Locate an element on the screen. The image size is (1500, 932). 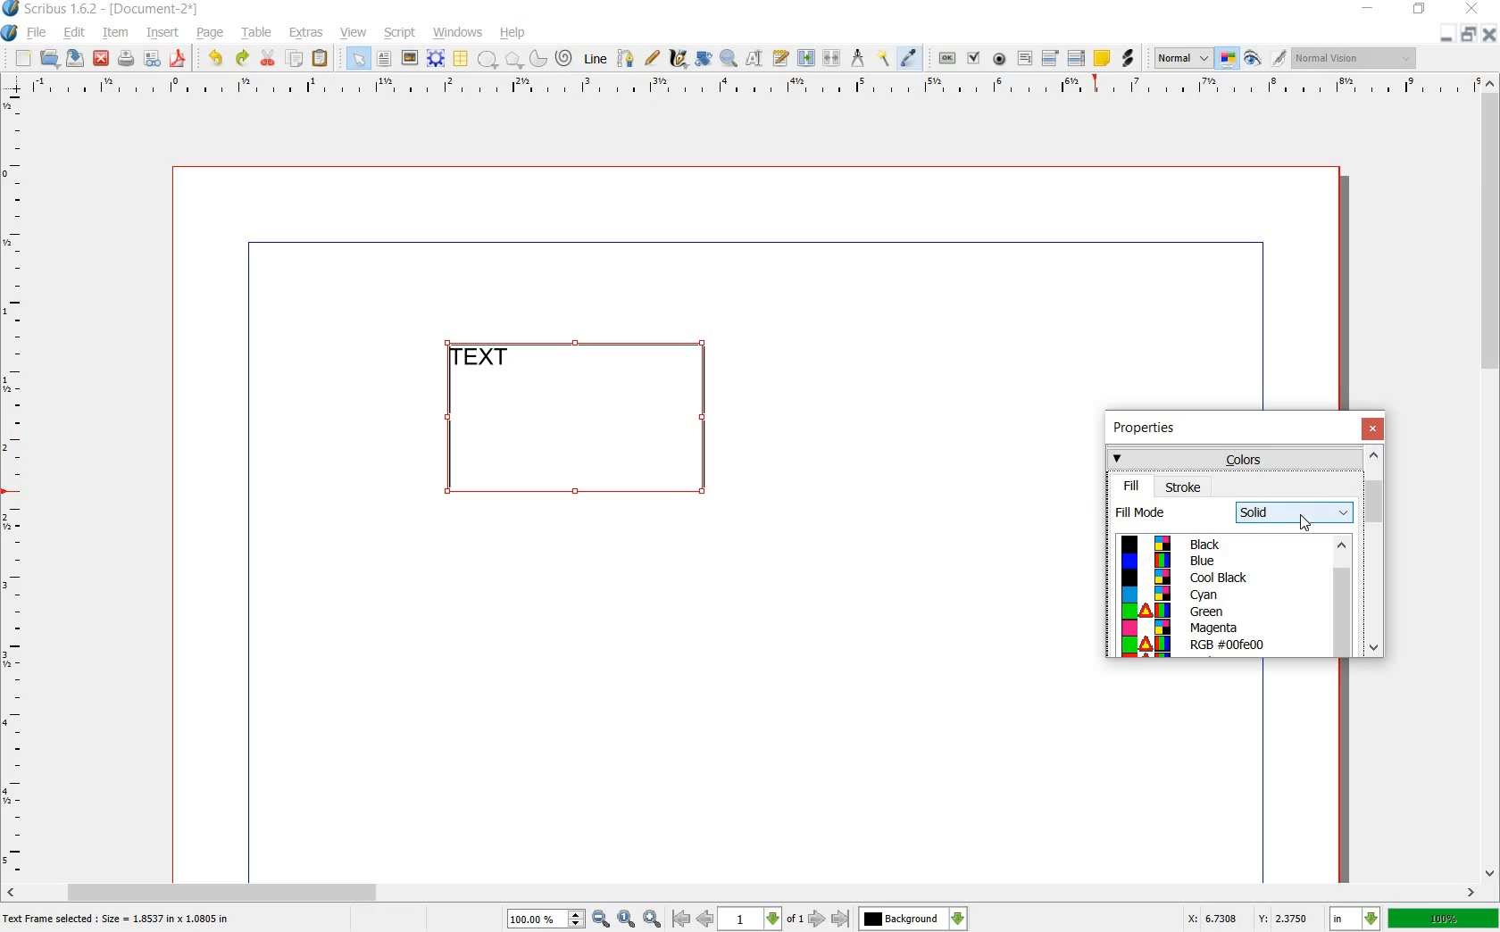
text frame is located at coordinates (383, 59).